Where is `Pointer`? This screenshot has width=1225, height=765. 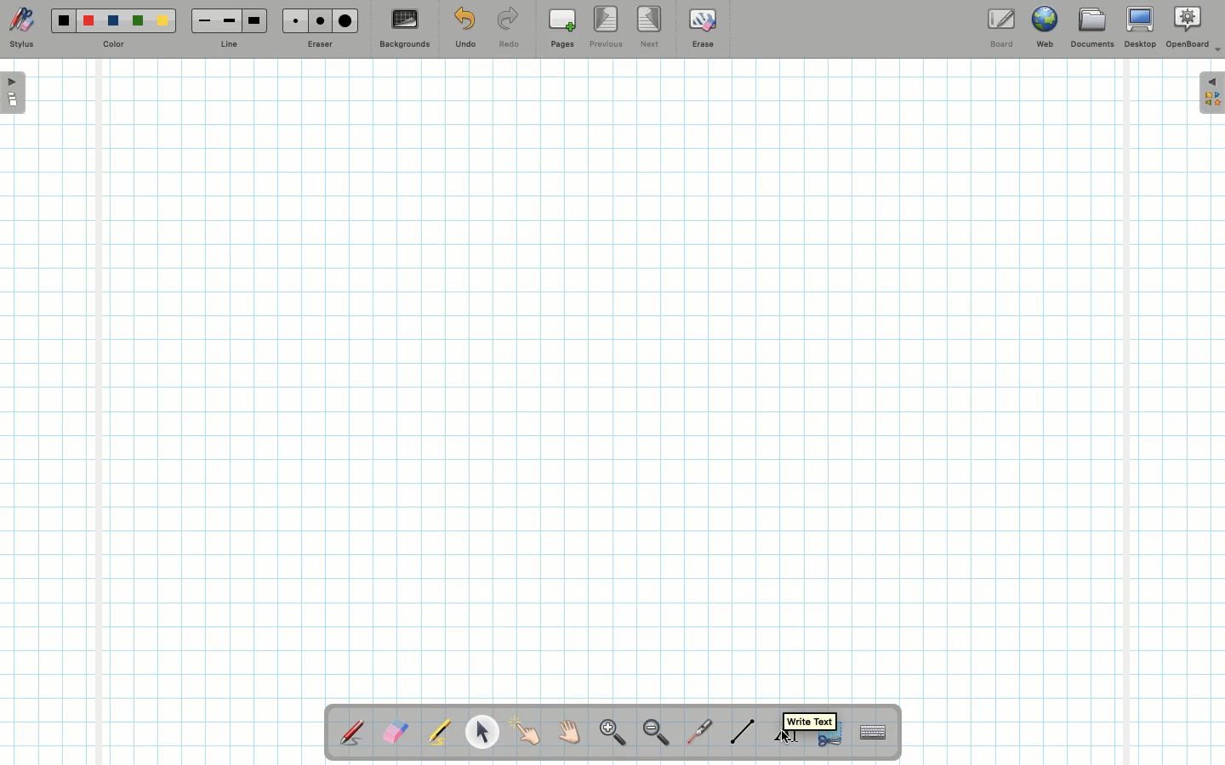
Pointer is located at coordinates (481, 732).